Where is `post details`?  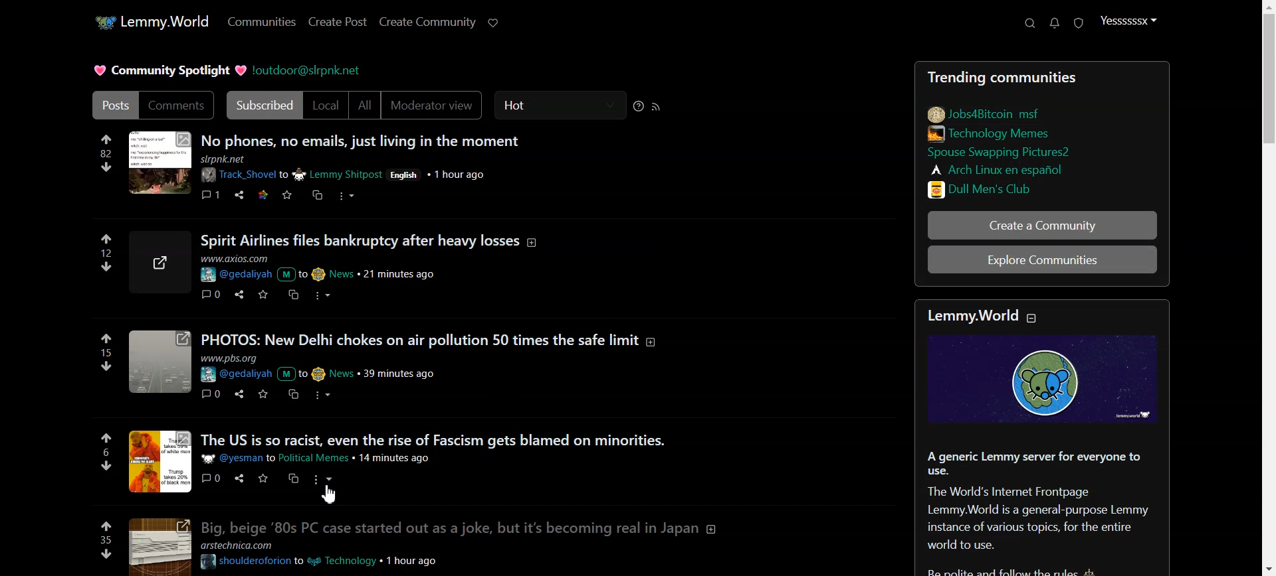 post details is located at coordinates (365, 169).